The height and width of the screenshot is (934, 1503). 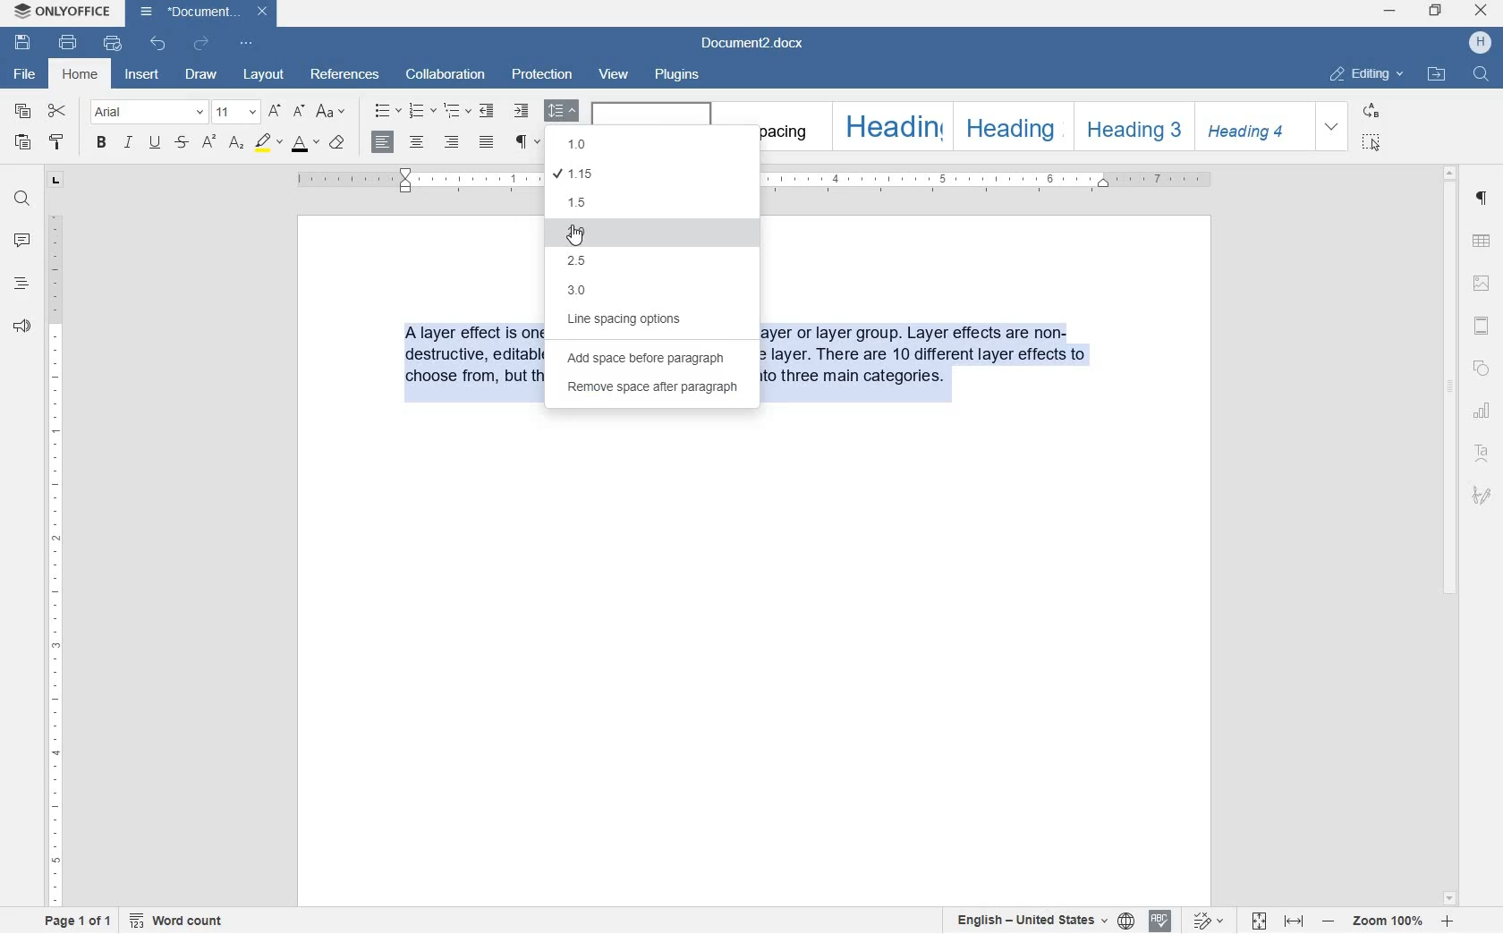 What do you see at coordinates (208, 143) in the screenshot?
I see `superscript` at bounding box center [208, 143].